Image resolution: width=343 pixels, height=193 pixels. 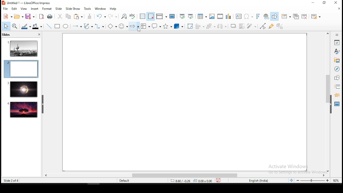 I want to click on close button, so click(x=39, y=35).